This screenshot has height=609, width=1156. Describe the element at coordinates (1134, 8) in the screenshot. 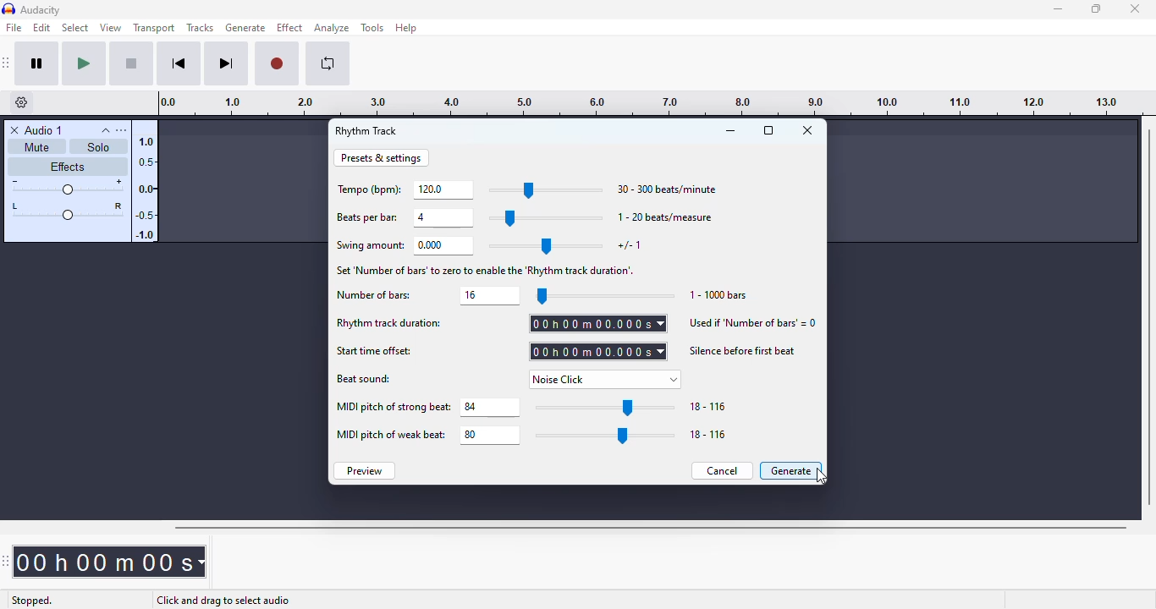

I see `close` at that location.